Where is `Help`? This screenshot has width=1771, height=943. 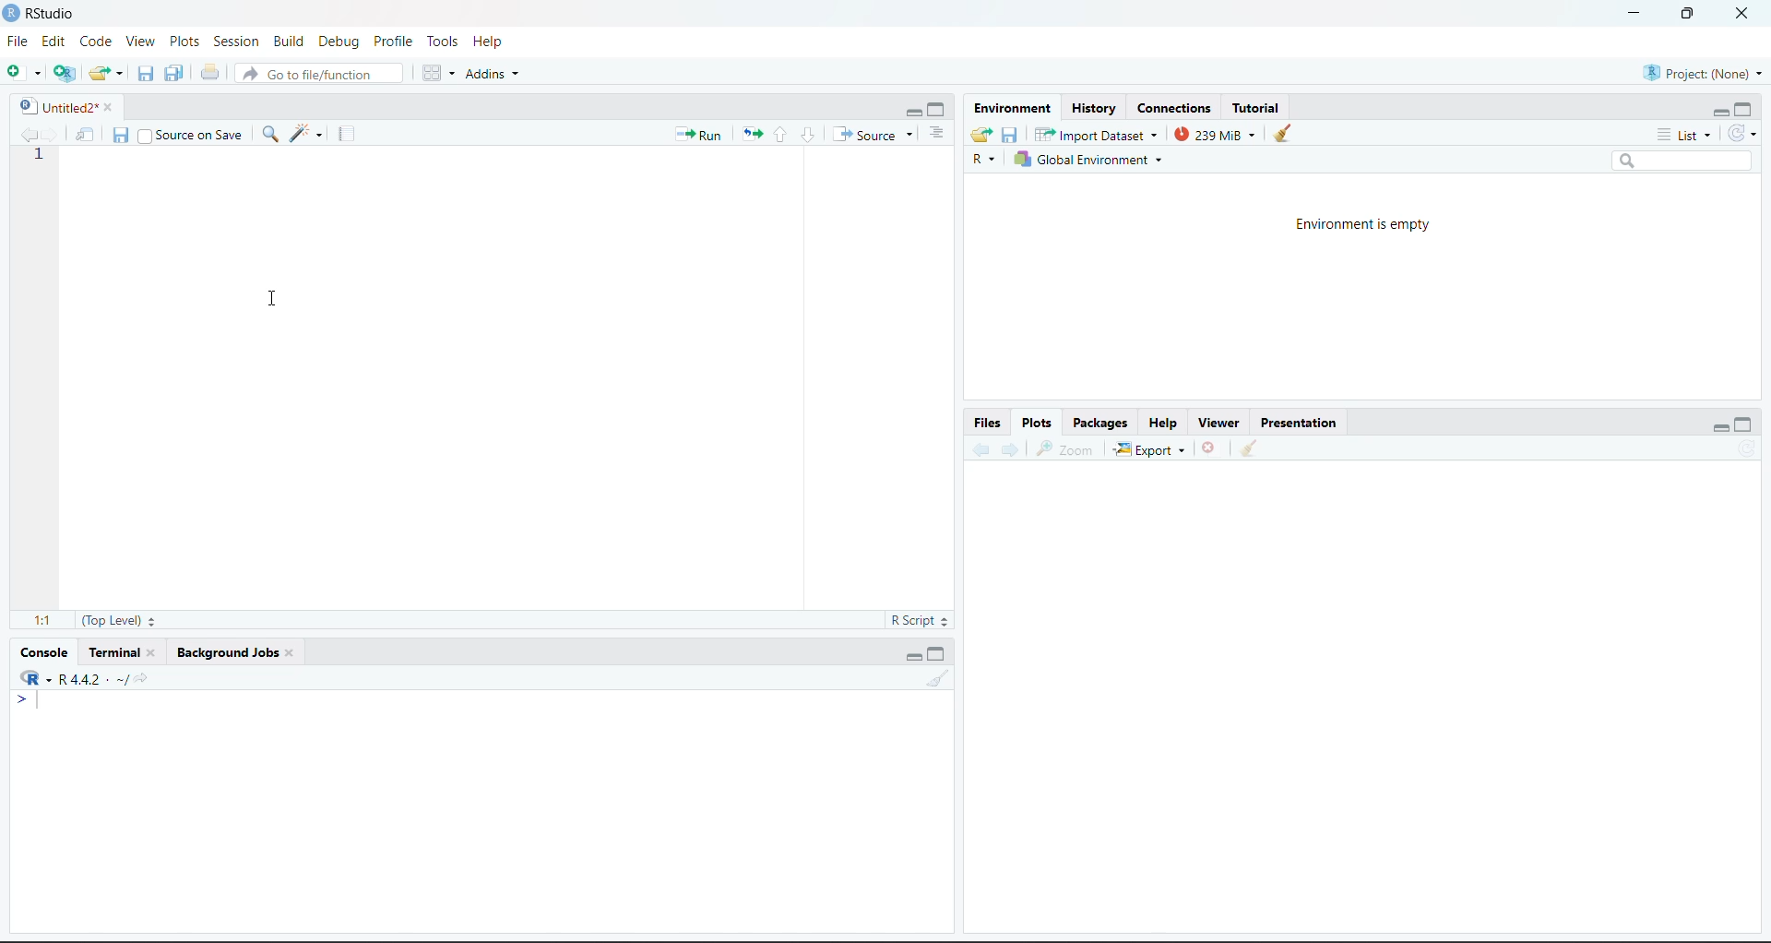
Help is located at coordinates (497, 42).